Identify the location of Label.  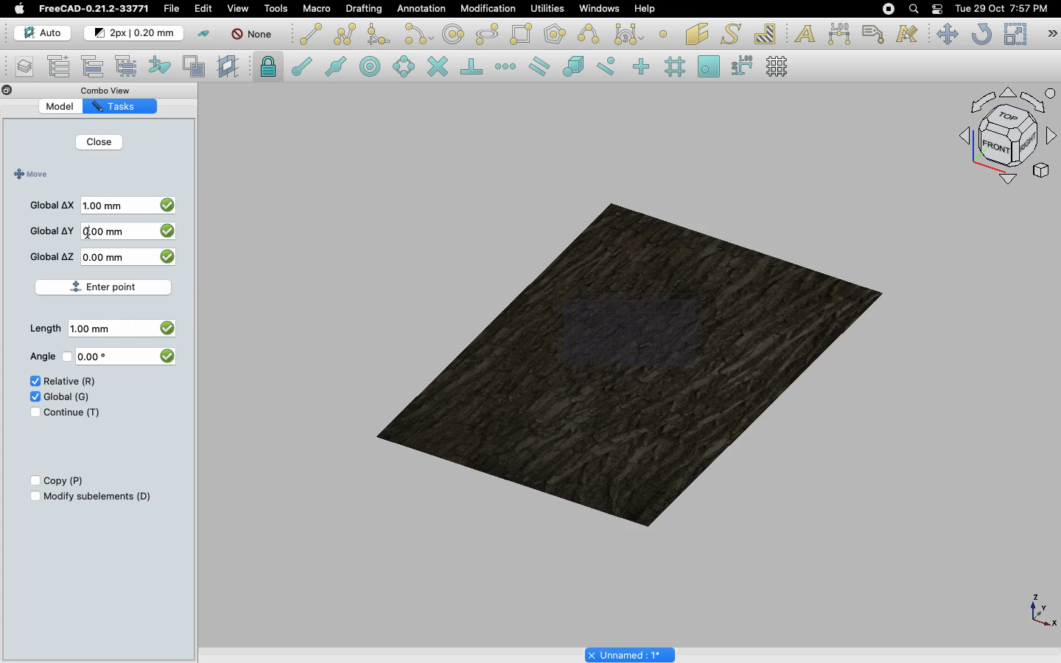
(875, 34).